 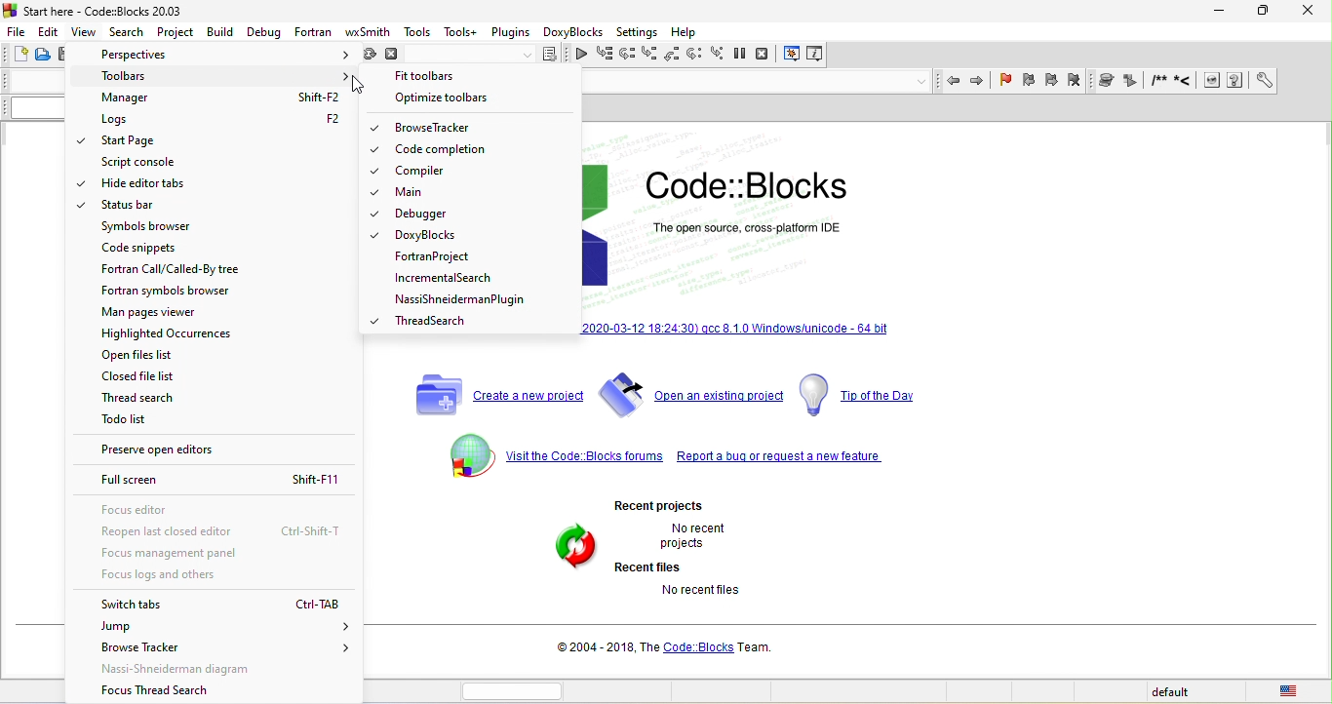 I want to click on code completion, so click(x=429, y=151).